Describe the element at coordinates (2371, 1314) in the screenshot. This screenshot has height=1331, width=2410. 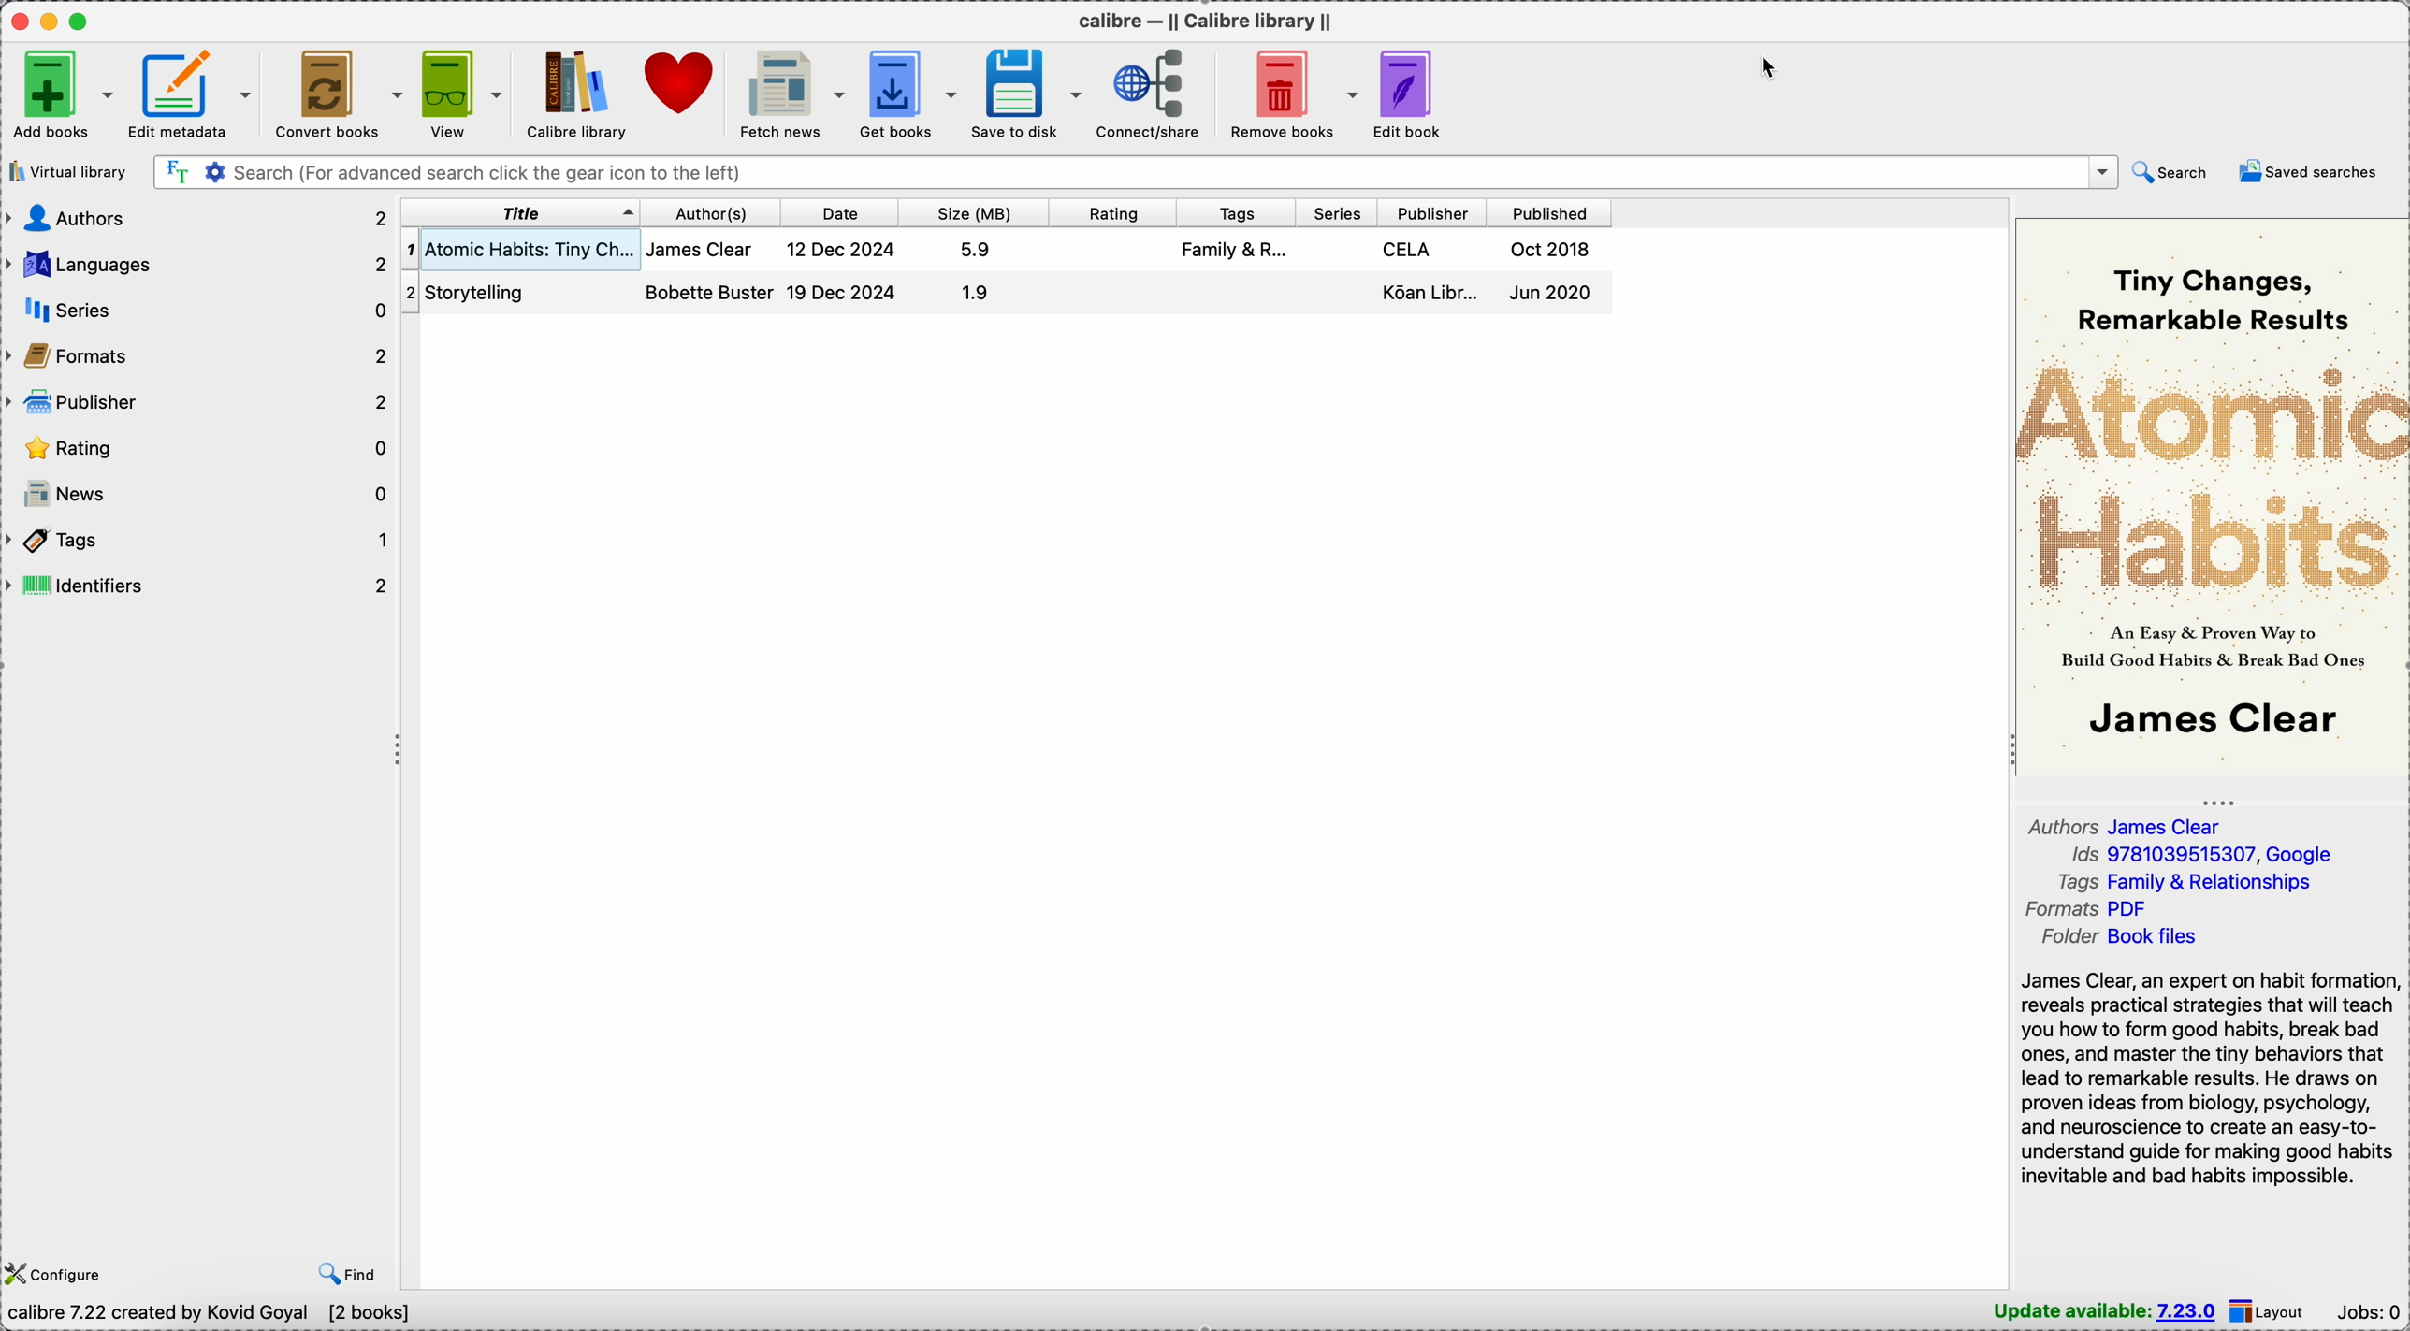
I see `jobs: 0` at that location.